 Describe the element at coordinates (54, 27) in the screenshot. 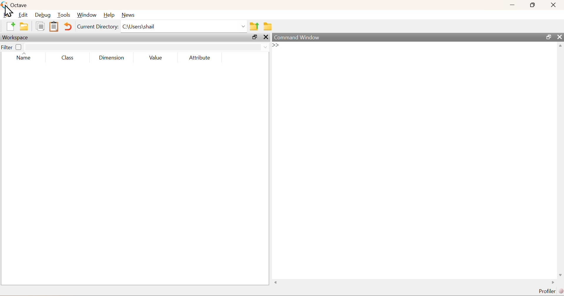

I see `document clipboard` at that location.